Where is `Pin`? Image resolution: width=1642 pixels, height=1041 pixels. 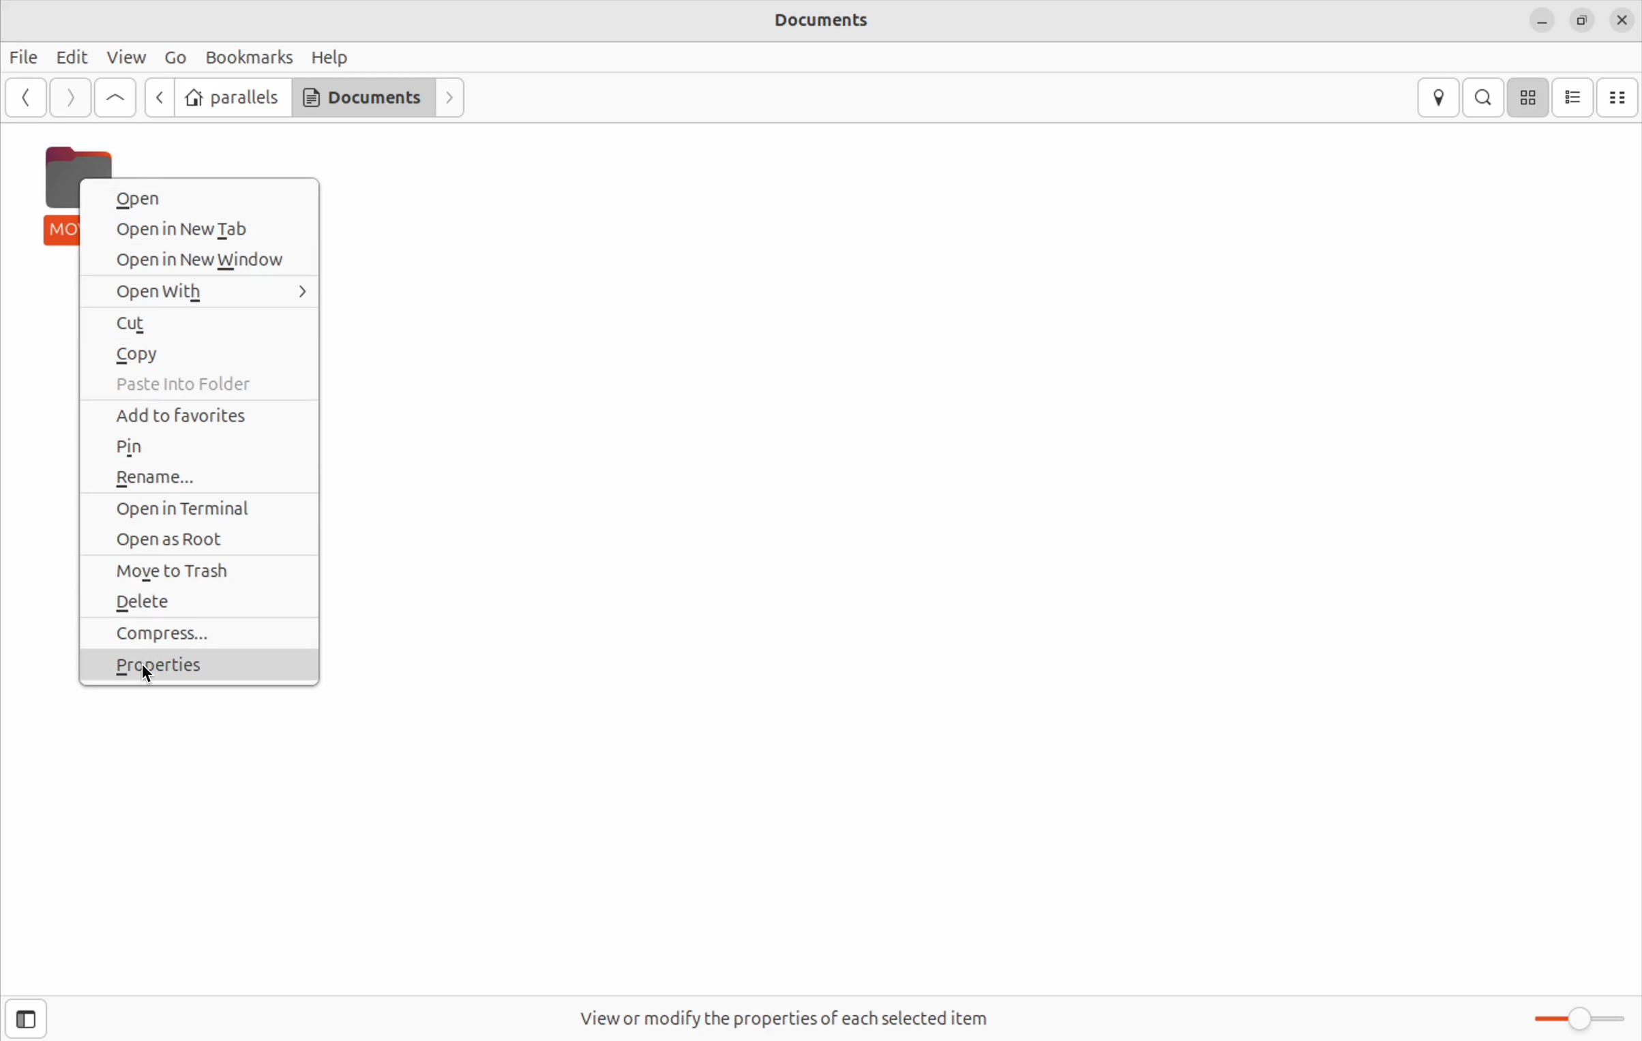 Pin is located at coordinates (198, 450).